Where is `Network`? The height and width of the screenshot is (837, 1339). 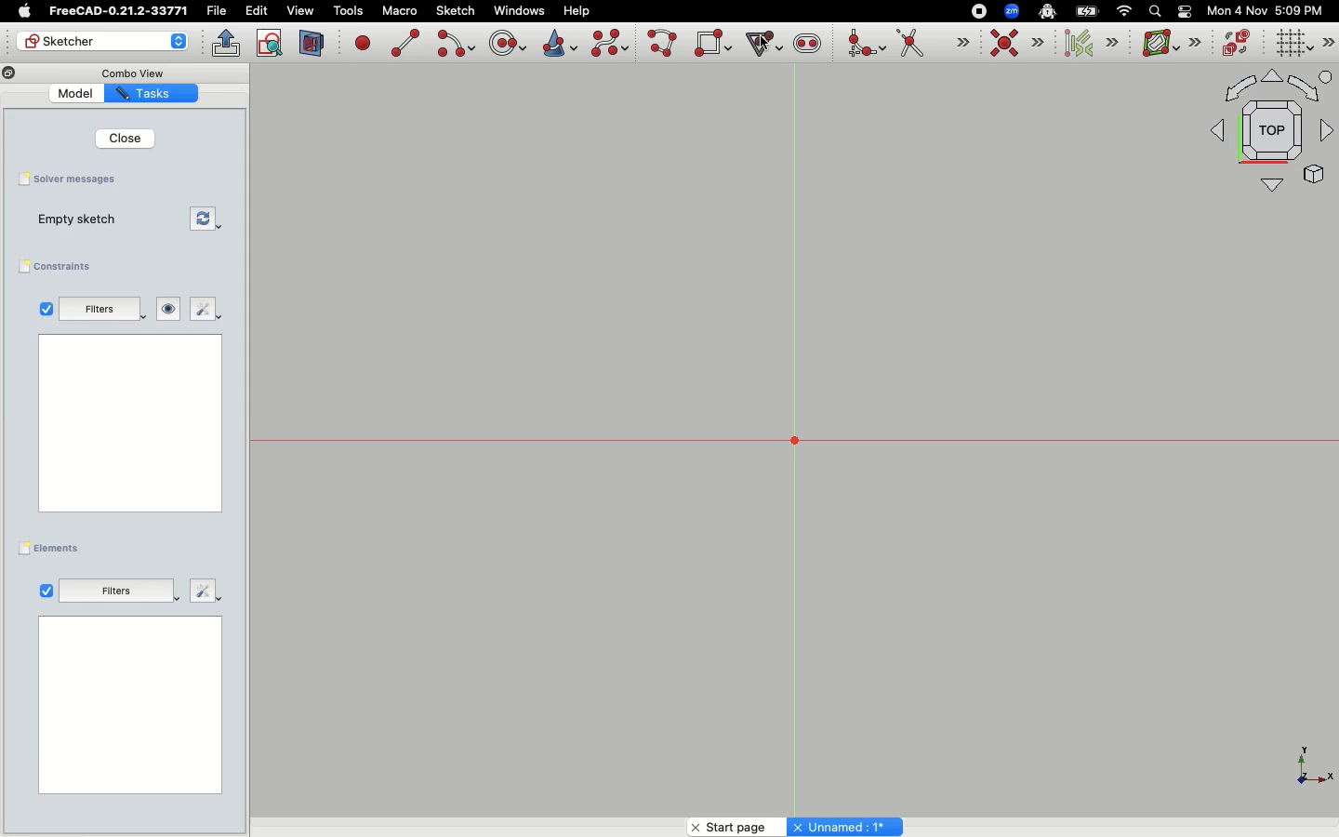 Network is located at coordinates (1125, 11).